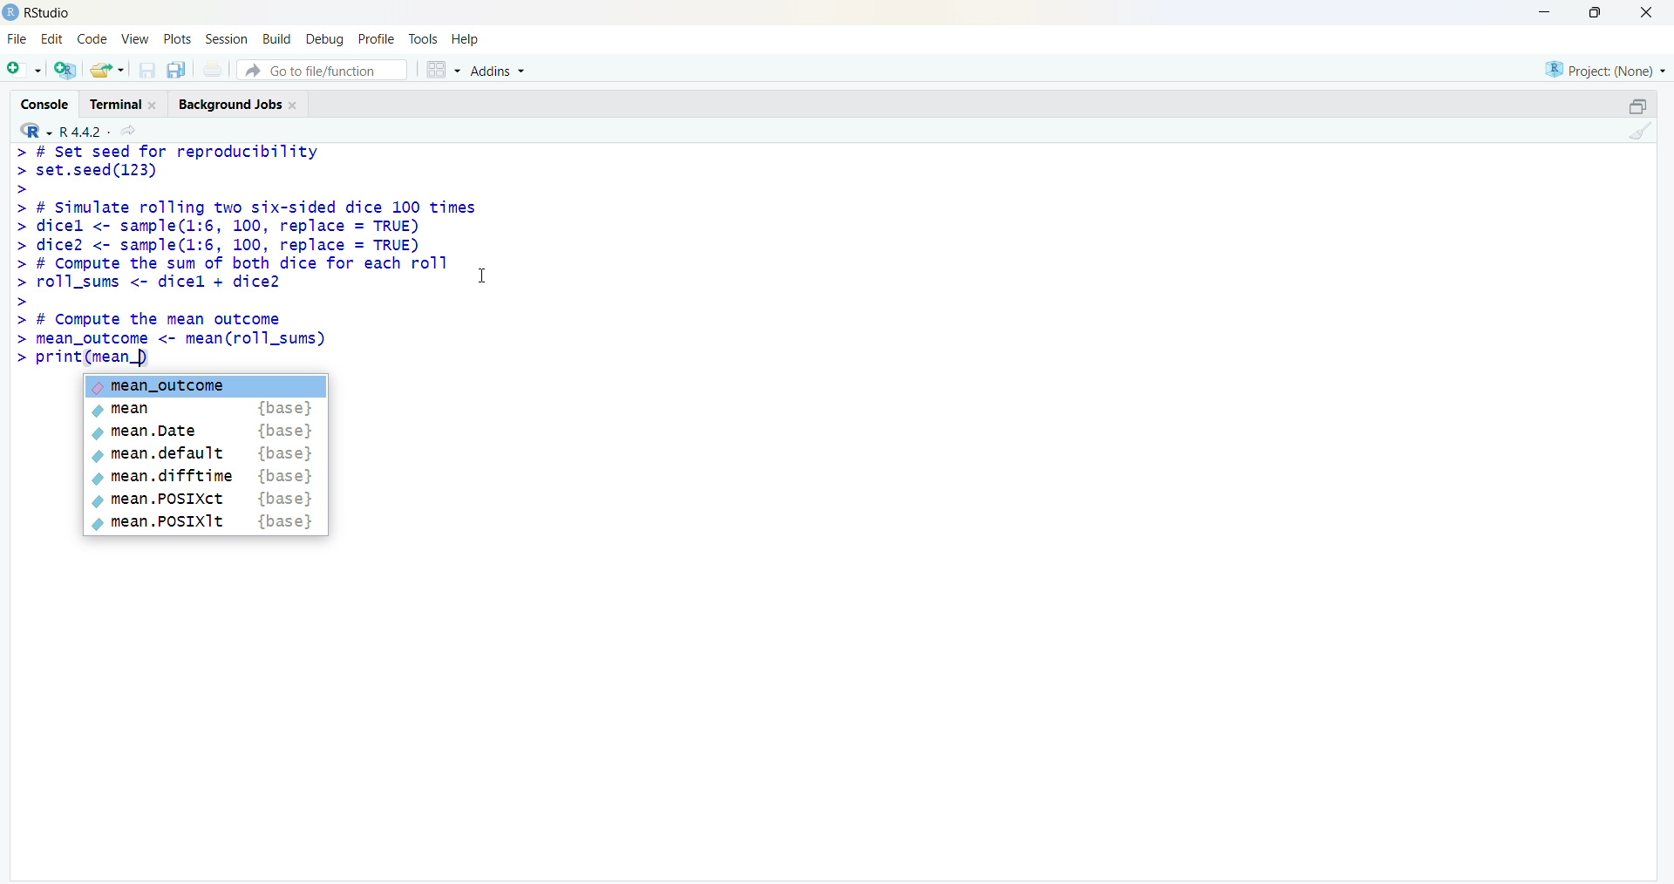 The height and width of the screenshot is (884, 1674). Describe the element at coordinates (44, 105) in the screenshot. I see `cosole` at that location.